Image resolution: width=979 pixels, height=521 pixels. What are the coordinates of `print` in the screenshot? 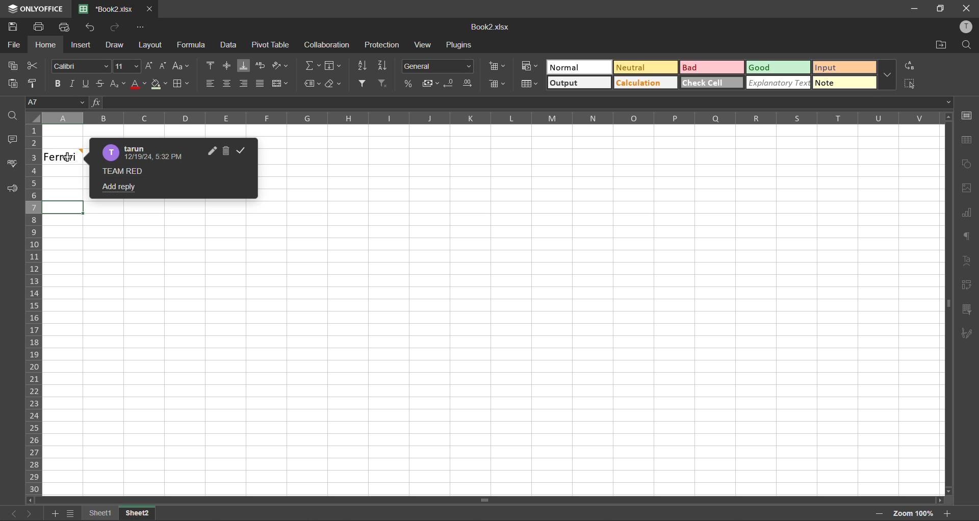 It's located at (41, 29).